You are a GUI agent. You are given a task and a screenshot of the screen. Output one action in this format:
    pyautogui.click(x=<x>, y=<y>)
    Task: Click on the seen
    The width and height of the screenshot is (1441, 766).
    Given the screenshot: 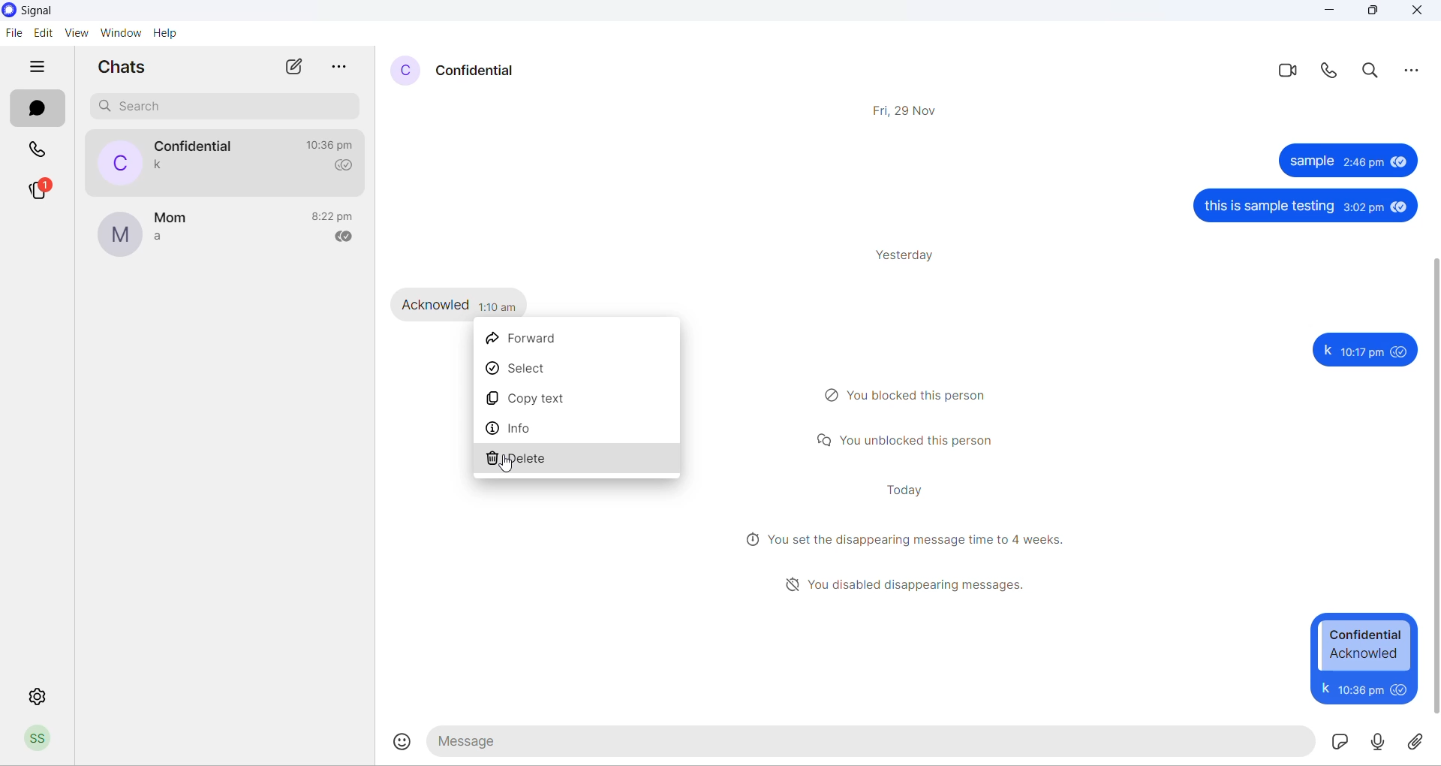 What is the action you would take?
    pyautogui.click(x=1403, y=690)
    